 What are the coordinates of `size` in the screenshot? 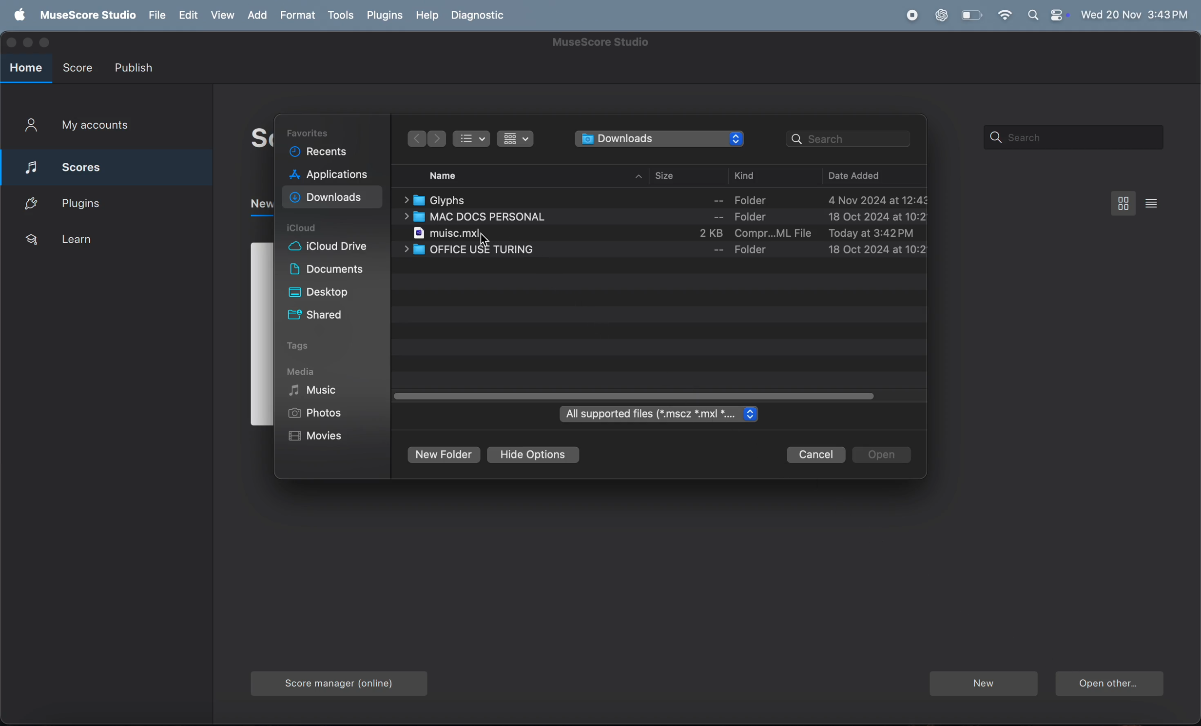 It's located at (681, 175).